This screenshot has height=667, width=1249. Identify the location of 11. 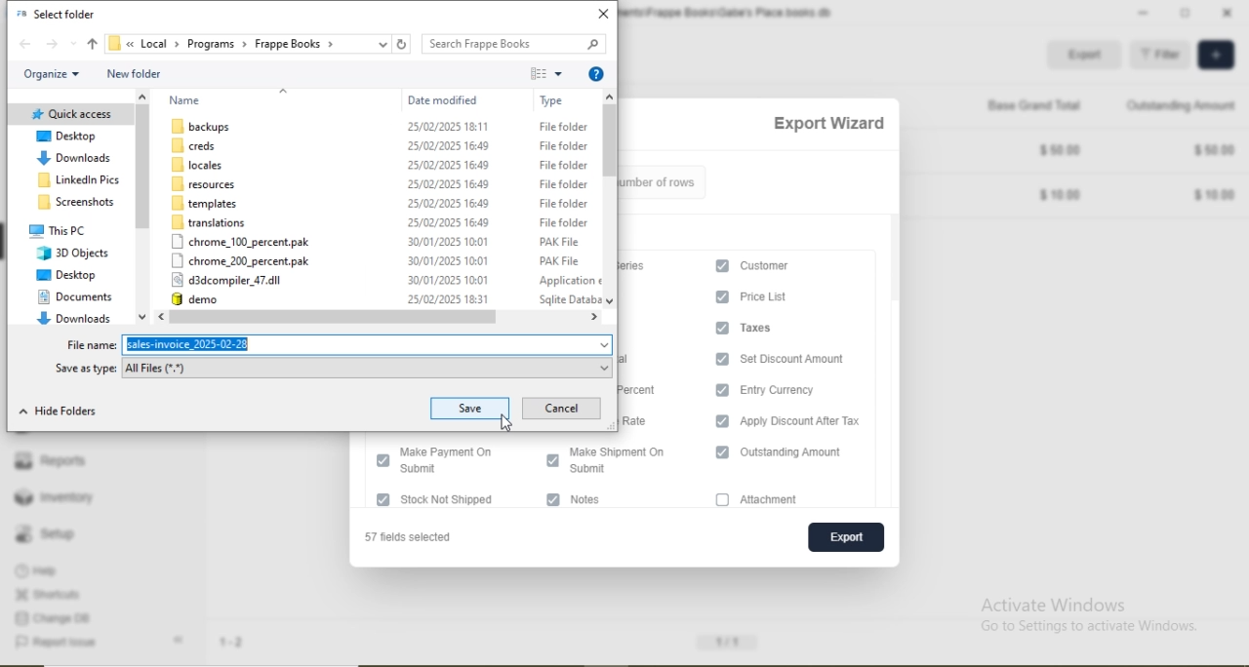
(729, 640).